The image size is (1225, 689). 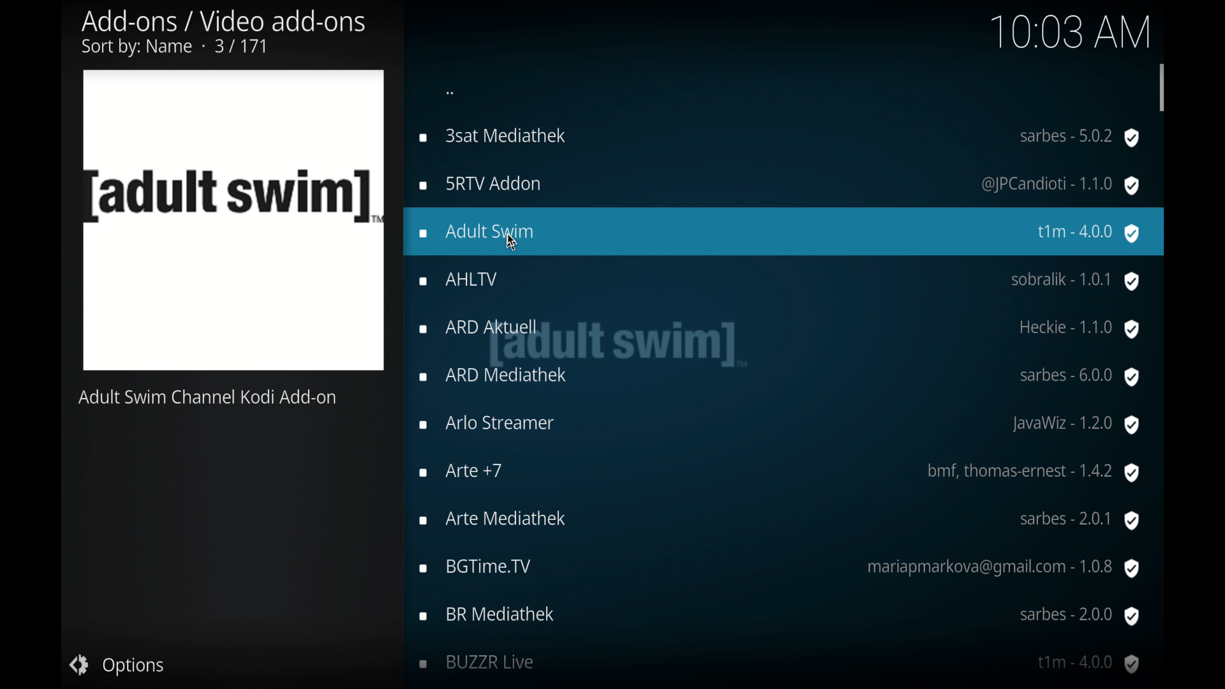 What do you see at coordinates (778, 329) in the screenshot?
I see `ard` at bounding box center [778, 329].